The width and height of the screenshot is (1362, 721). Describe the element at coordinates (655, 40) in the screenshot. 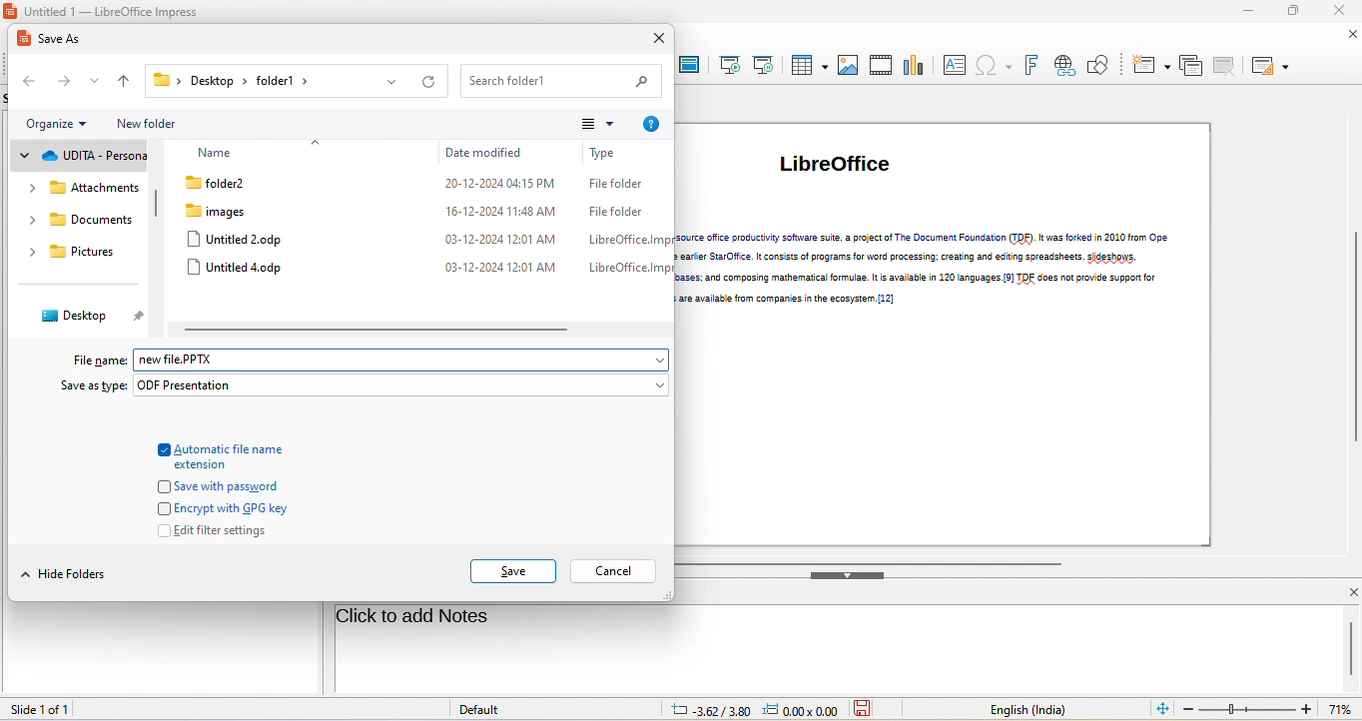

I see `close` at that location.